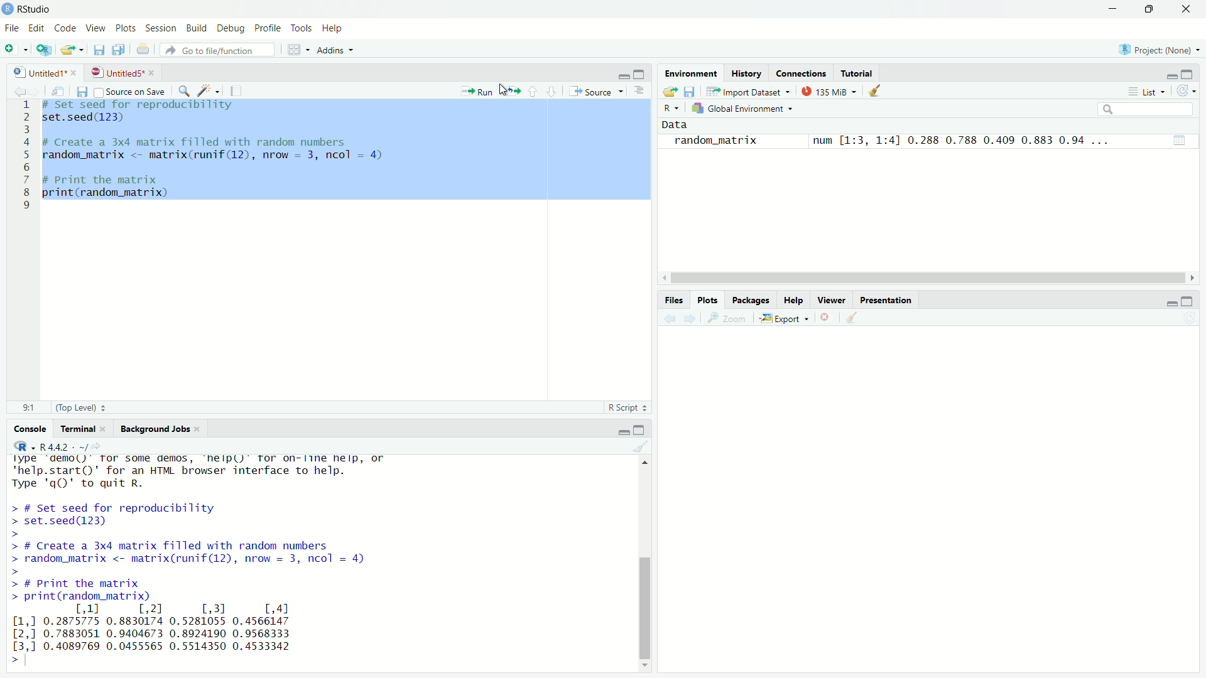 Image resolution: width=1206 pixels, height=678 pixels. What do you see at coordinates (857, 72) in the screenshot?
I see `Tutorial` at bounding box center [857, 72].